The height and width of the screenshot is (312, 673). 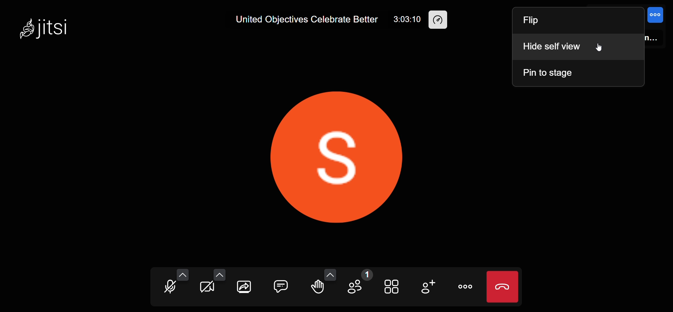 I want to click on flip, so click(x=532, y=22).